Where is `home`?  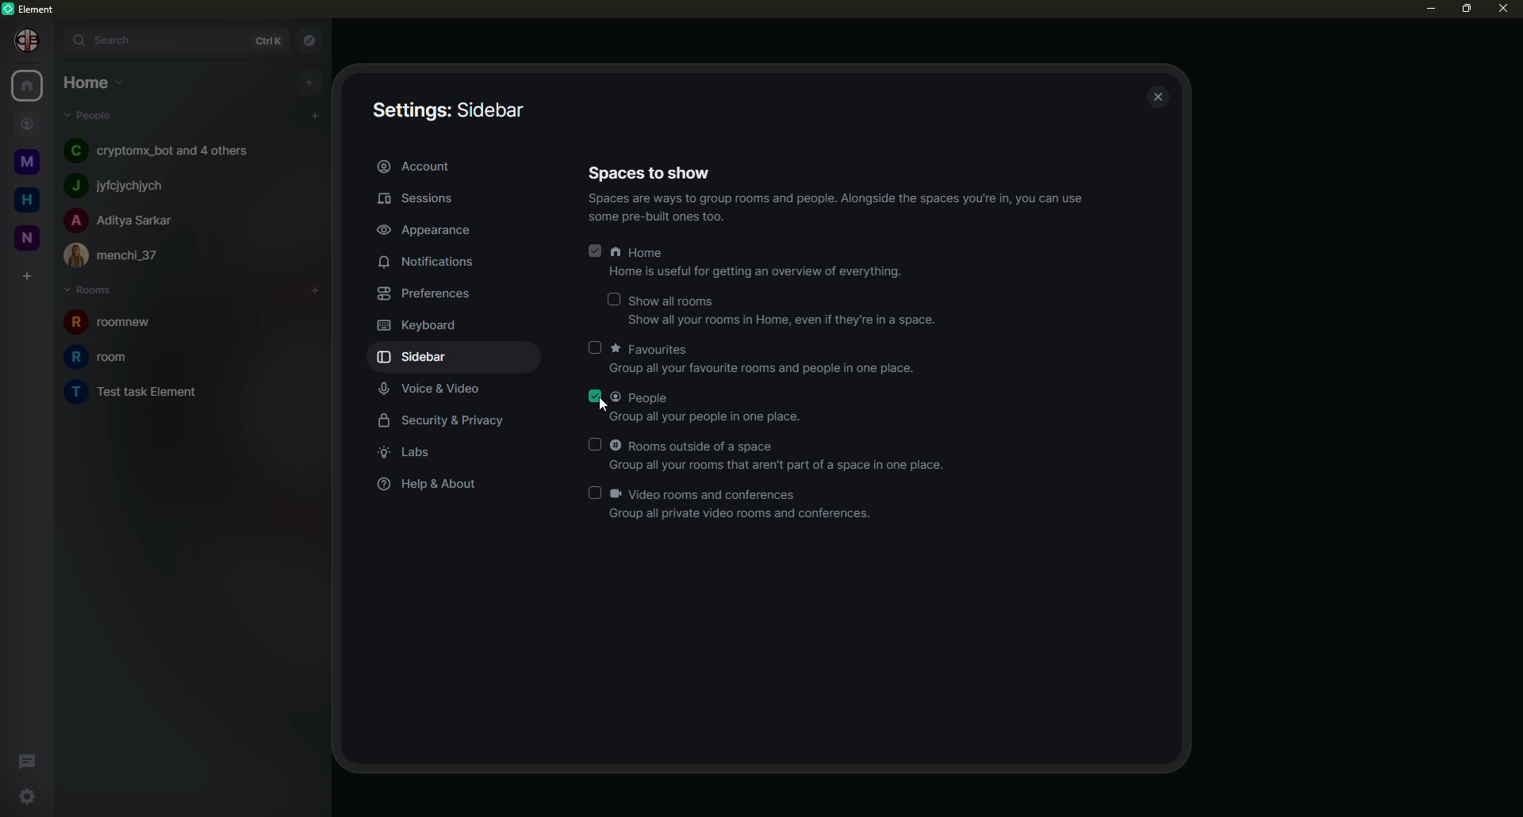 home is located at coordinates (760, 263).